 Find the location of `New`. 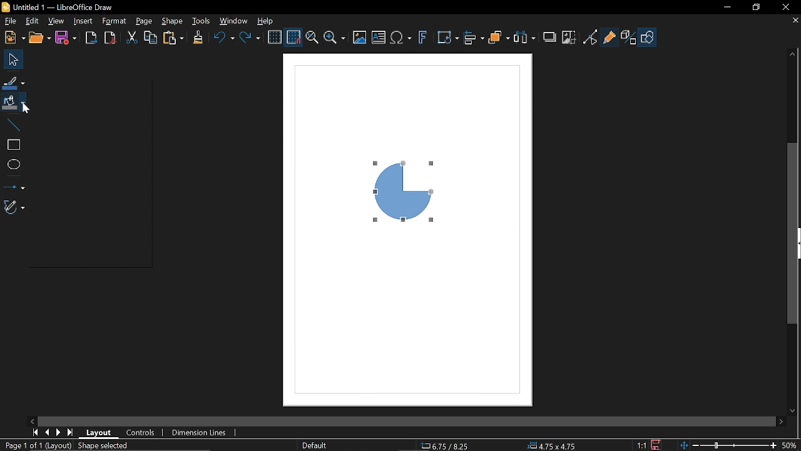

New is located at coordinates (13, 38).